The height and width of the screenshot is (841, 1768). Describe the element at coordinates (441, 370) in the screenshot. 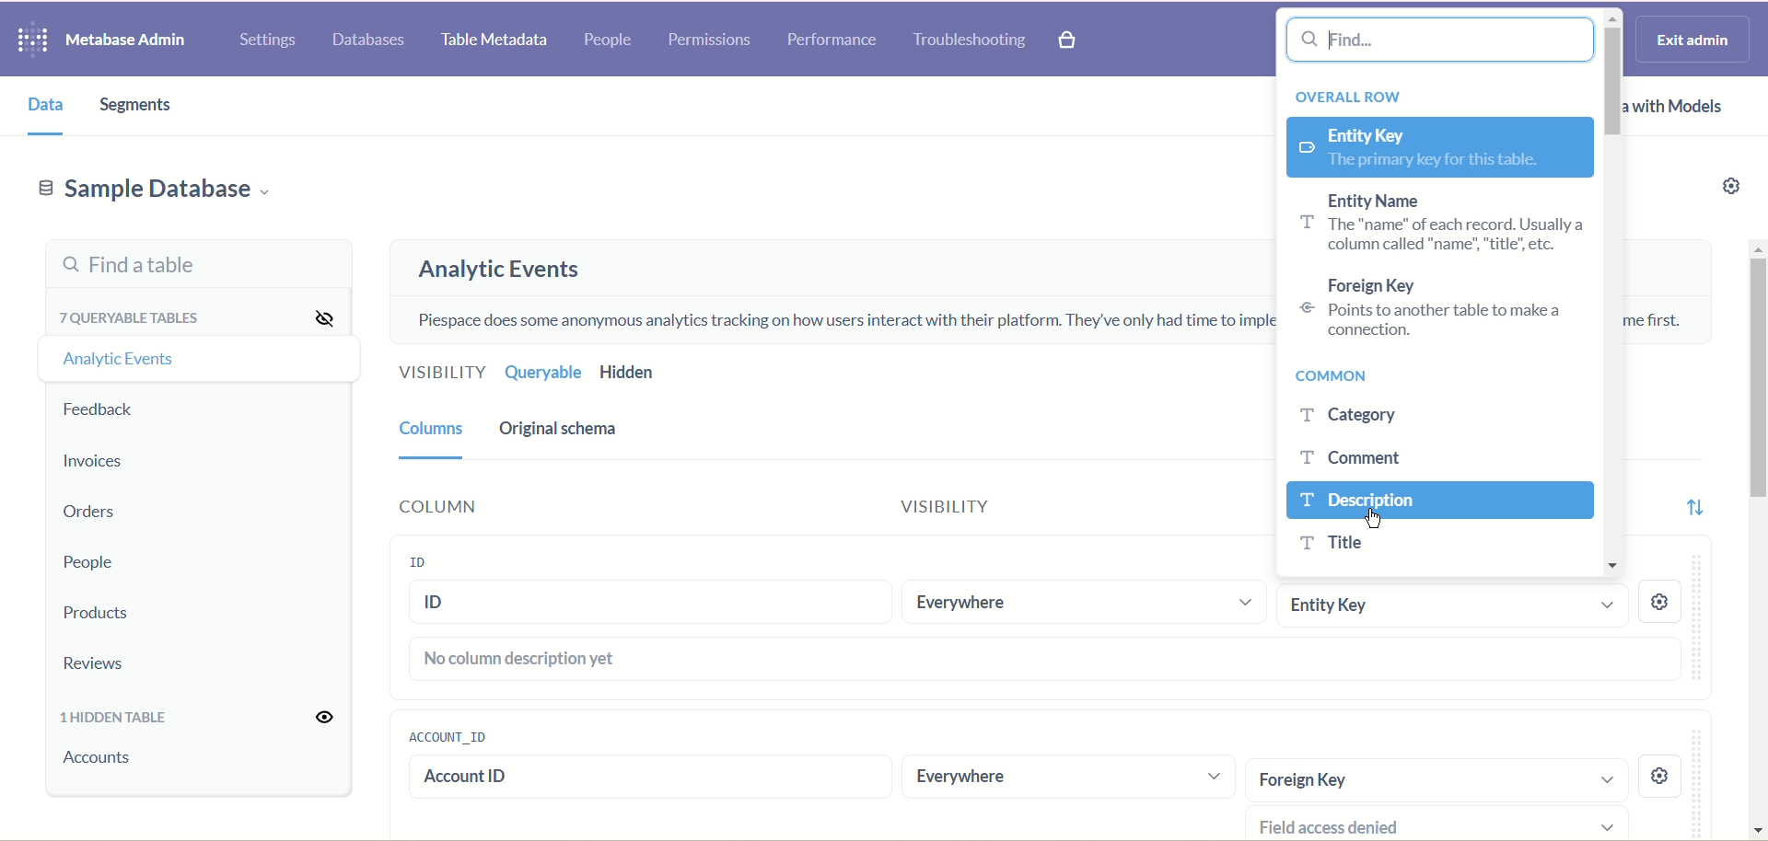

I see `visibility` at that location.